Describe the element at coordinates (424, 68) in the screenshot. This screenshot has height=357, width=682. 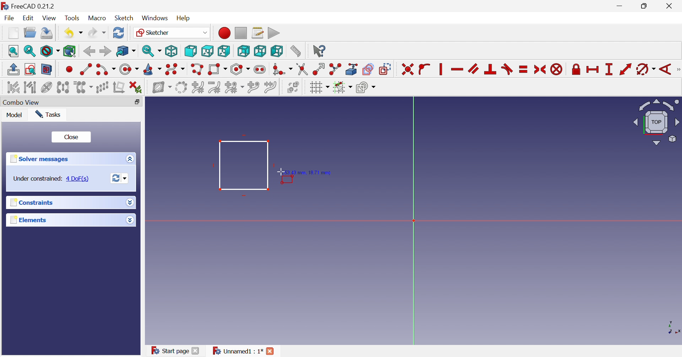
I see `Constrain point onto object` at that location.